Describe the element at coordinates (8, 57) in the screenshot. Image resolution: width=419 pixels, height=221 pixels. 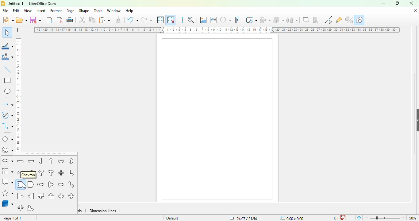
I see `fill color` at that location.